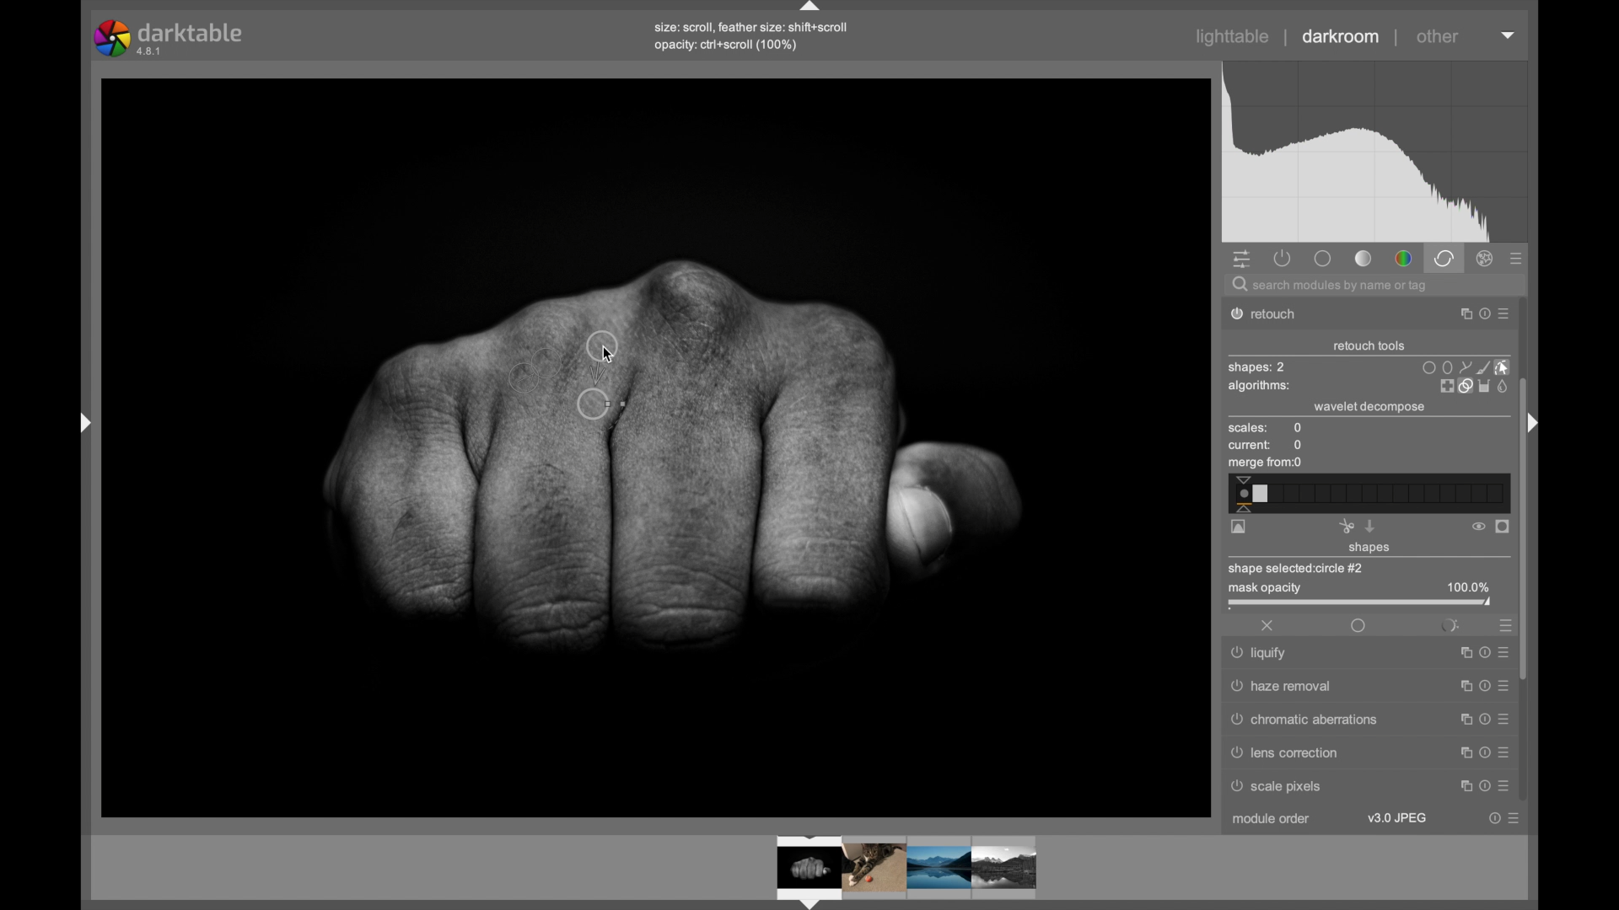 The height and width of the screenshot is (910, 1619). Describe the element at coordinates (1283, 258) in the screenshot. I see `show active modules only` at that location.